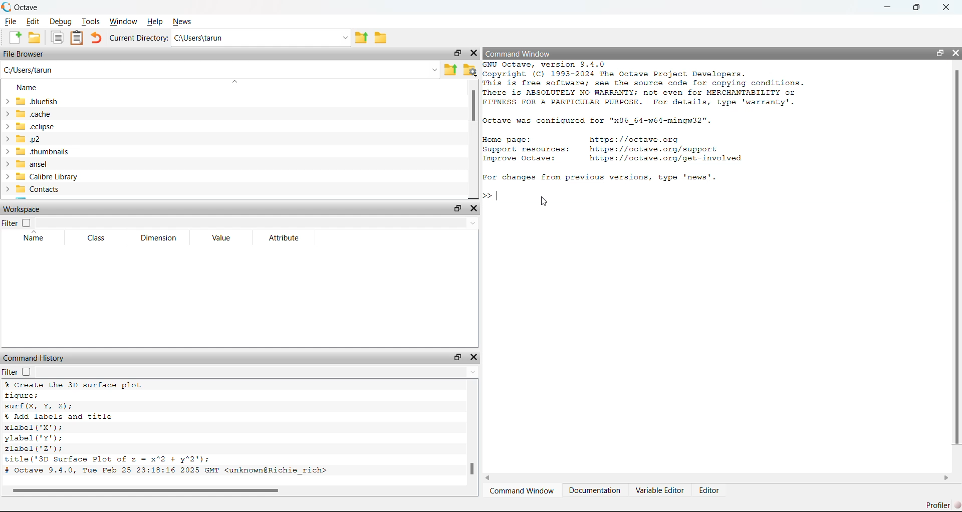 The height and width of the screenshot is (512, 962). I want to click on Scroll, so click(473, 139).